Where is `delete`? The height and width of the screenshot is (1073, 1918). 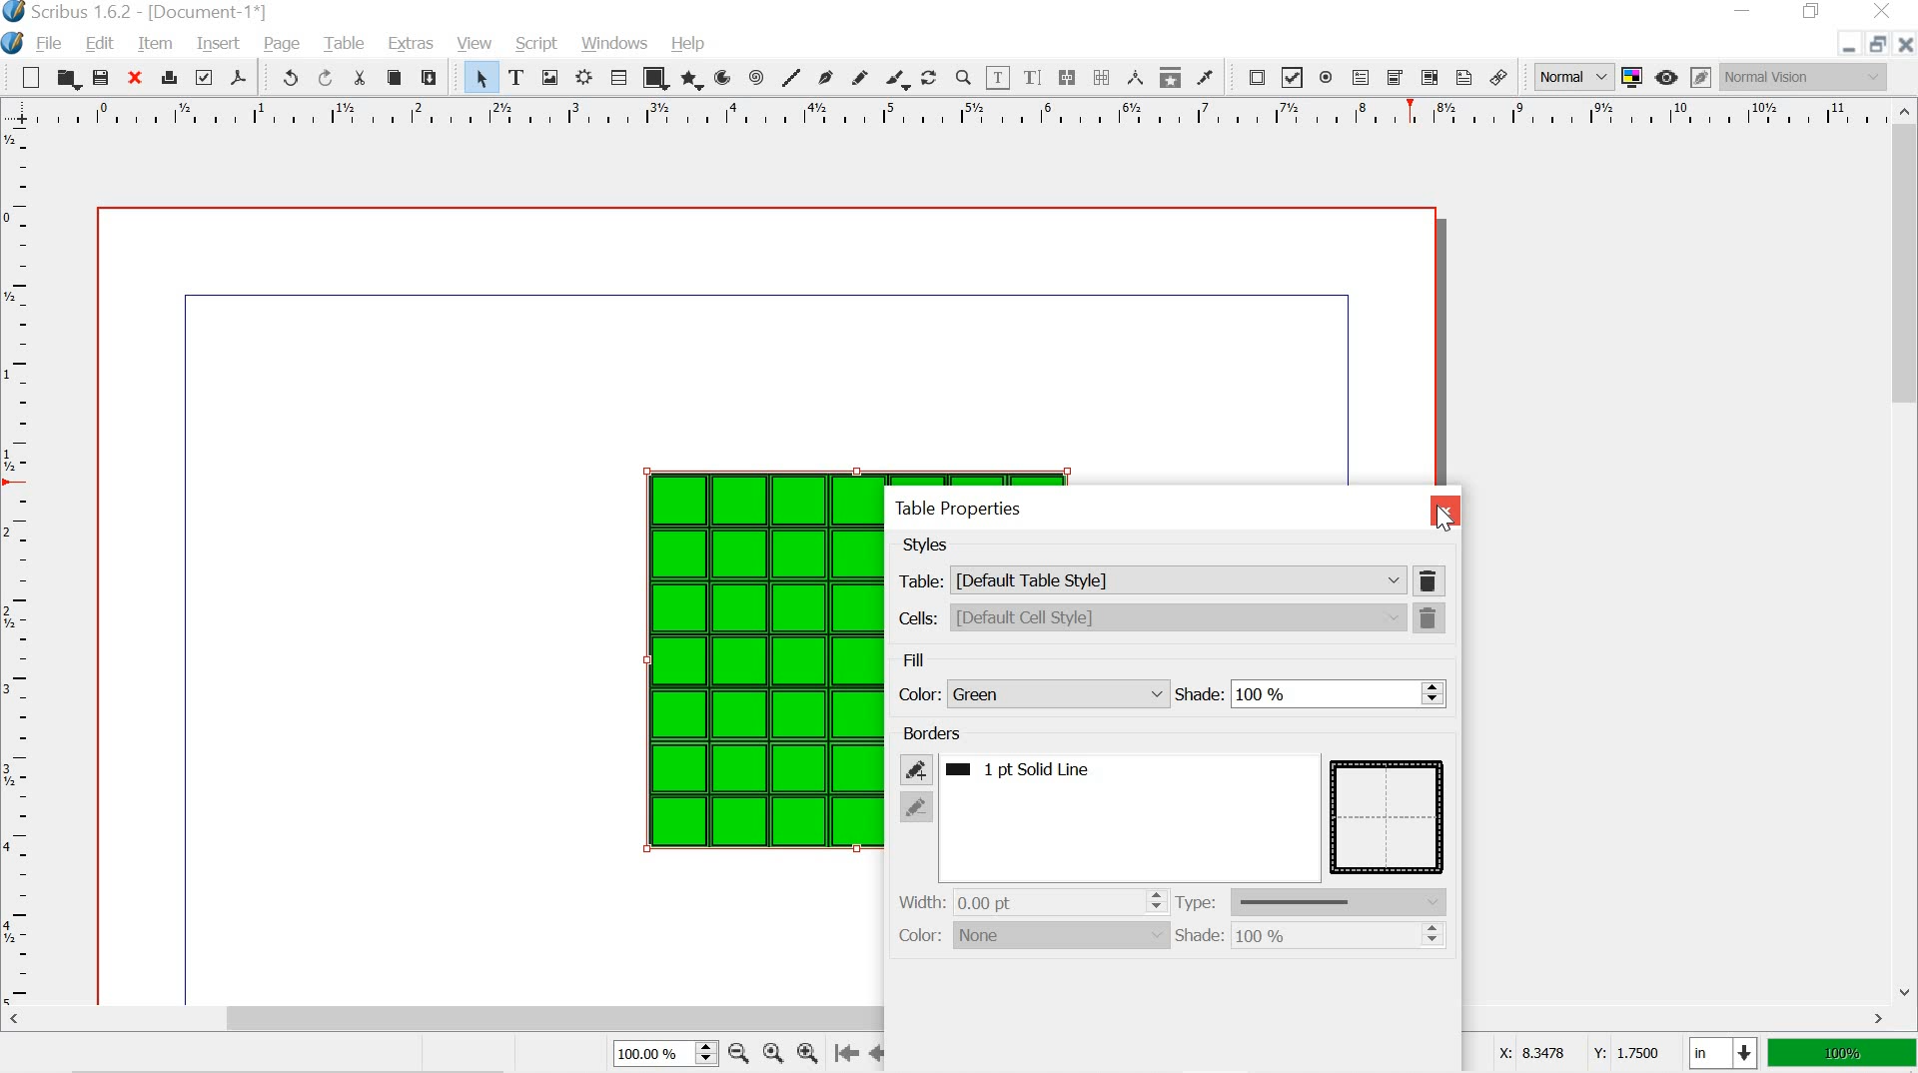 delete is located at coordinates (1433, 580).